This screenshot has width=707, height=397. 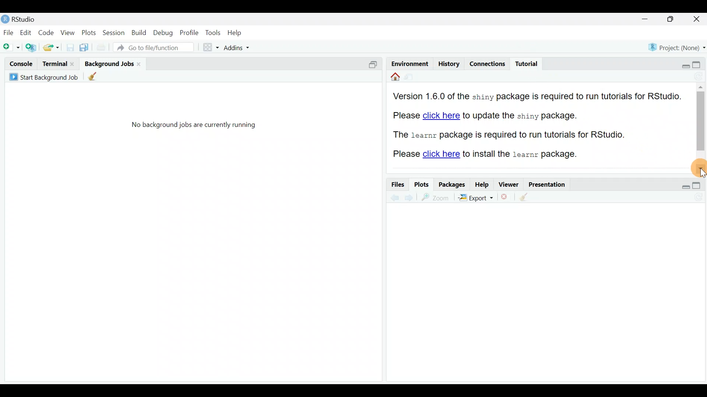 I want to click on Save all open documents, so click(x=84, y=48).